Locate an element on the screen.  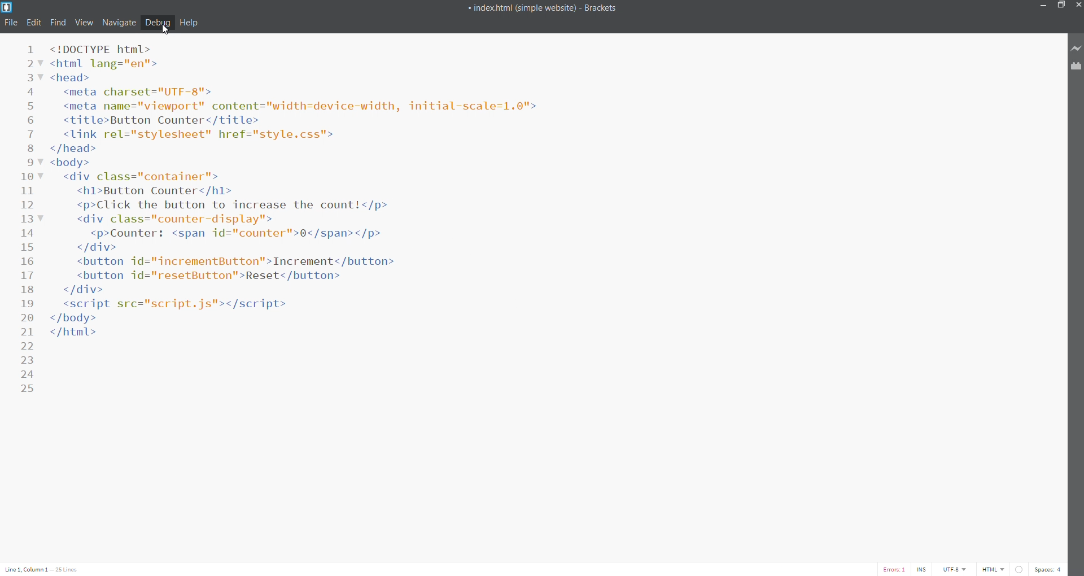
file type is located at coordinates (992, 570).